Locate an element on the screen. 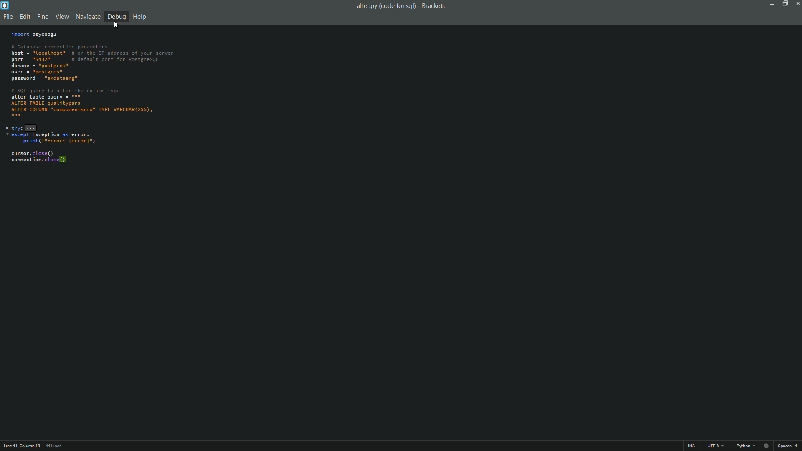  File menu is located at coordinates (8, 18).